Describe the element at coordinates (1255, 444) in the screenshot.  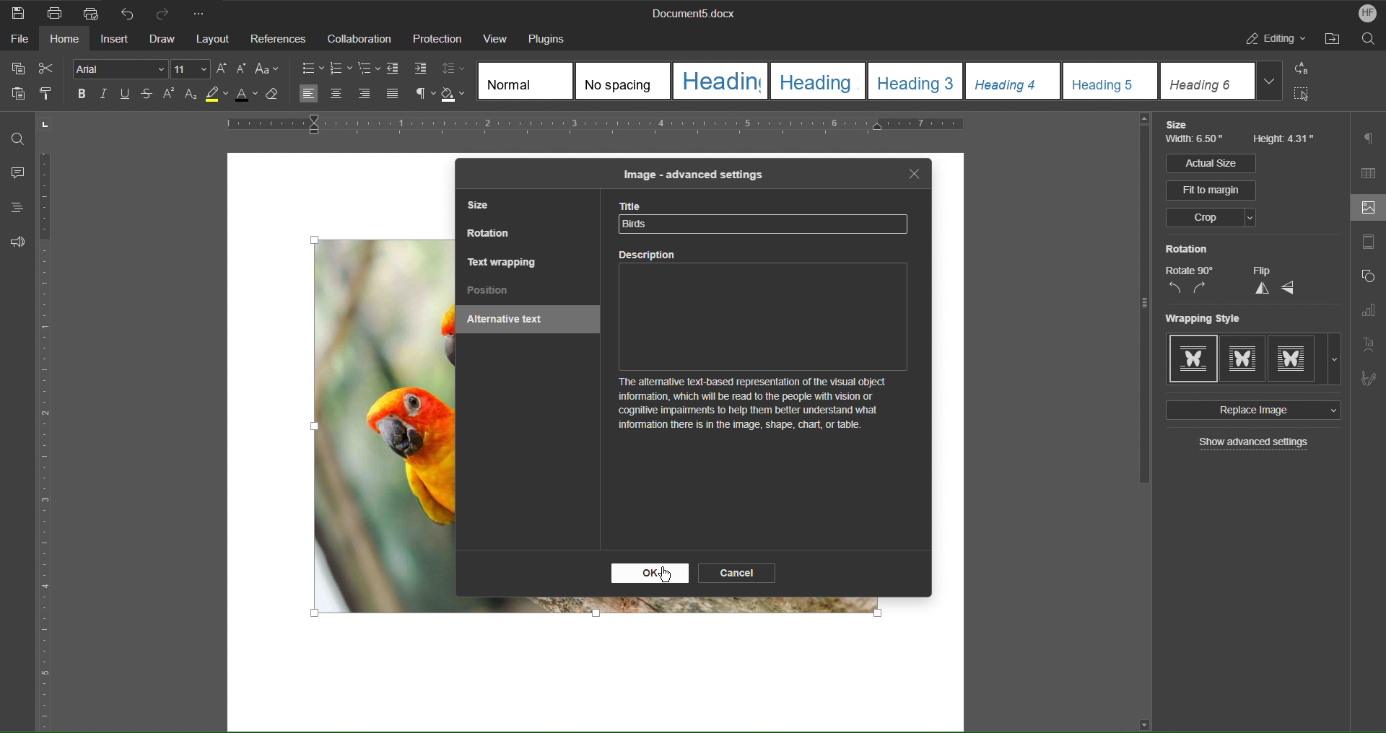
I see `Show advanced settings` at that location.